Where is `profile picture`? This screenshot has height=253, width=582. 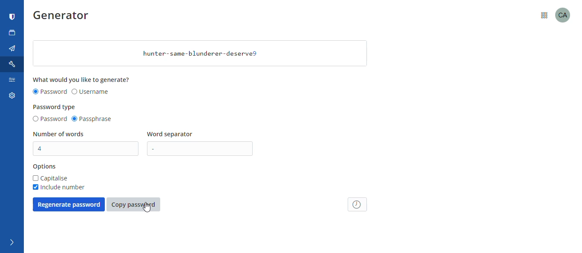 profile picture is located at coordinates (566, 14).